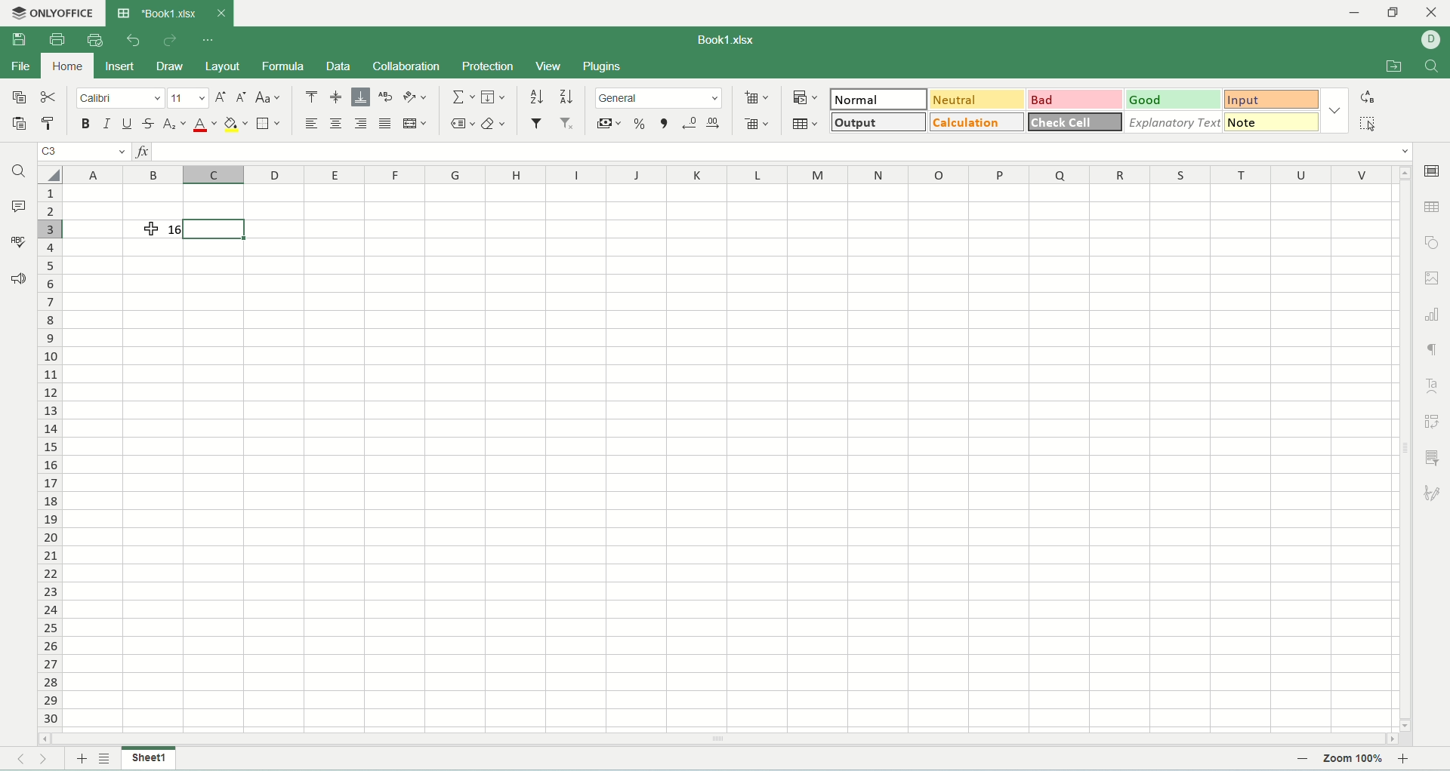  Describe the element at coordinates (150, 125) in the screenshot. I see `strikethrough` at that location.